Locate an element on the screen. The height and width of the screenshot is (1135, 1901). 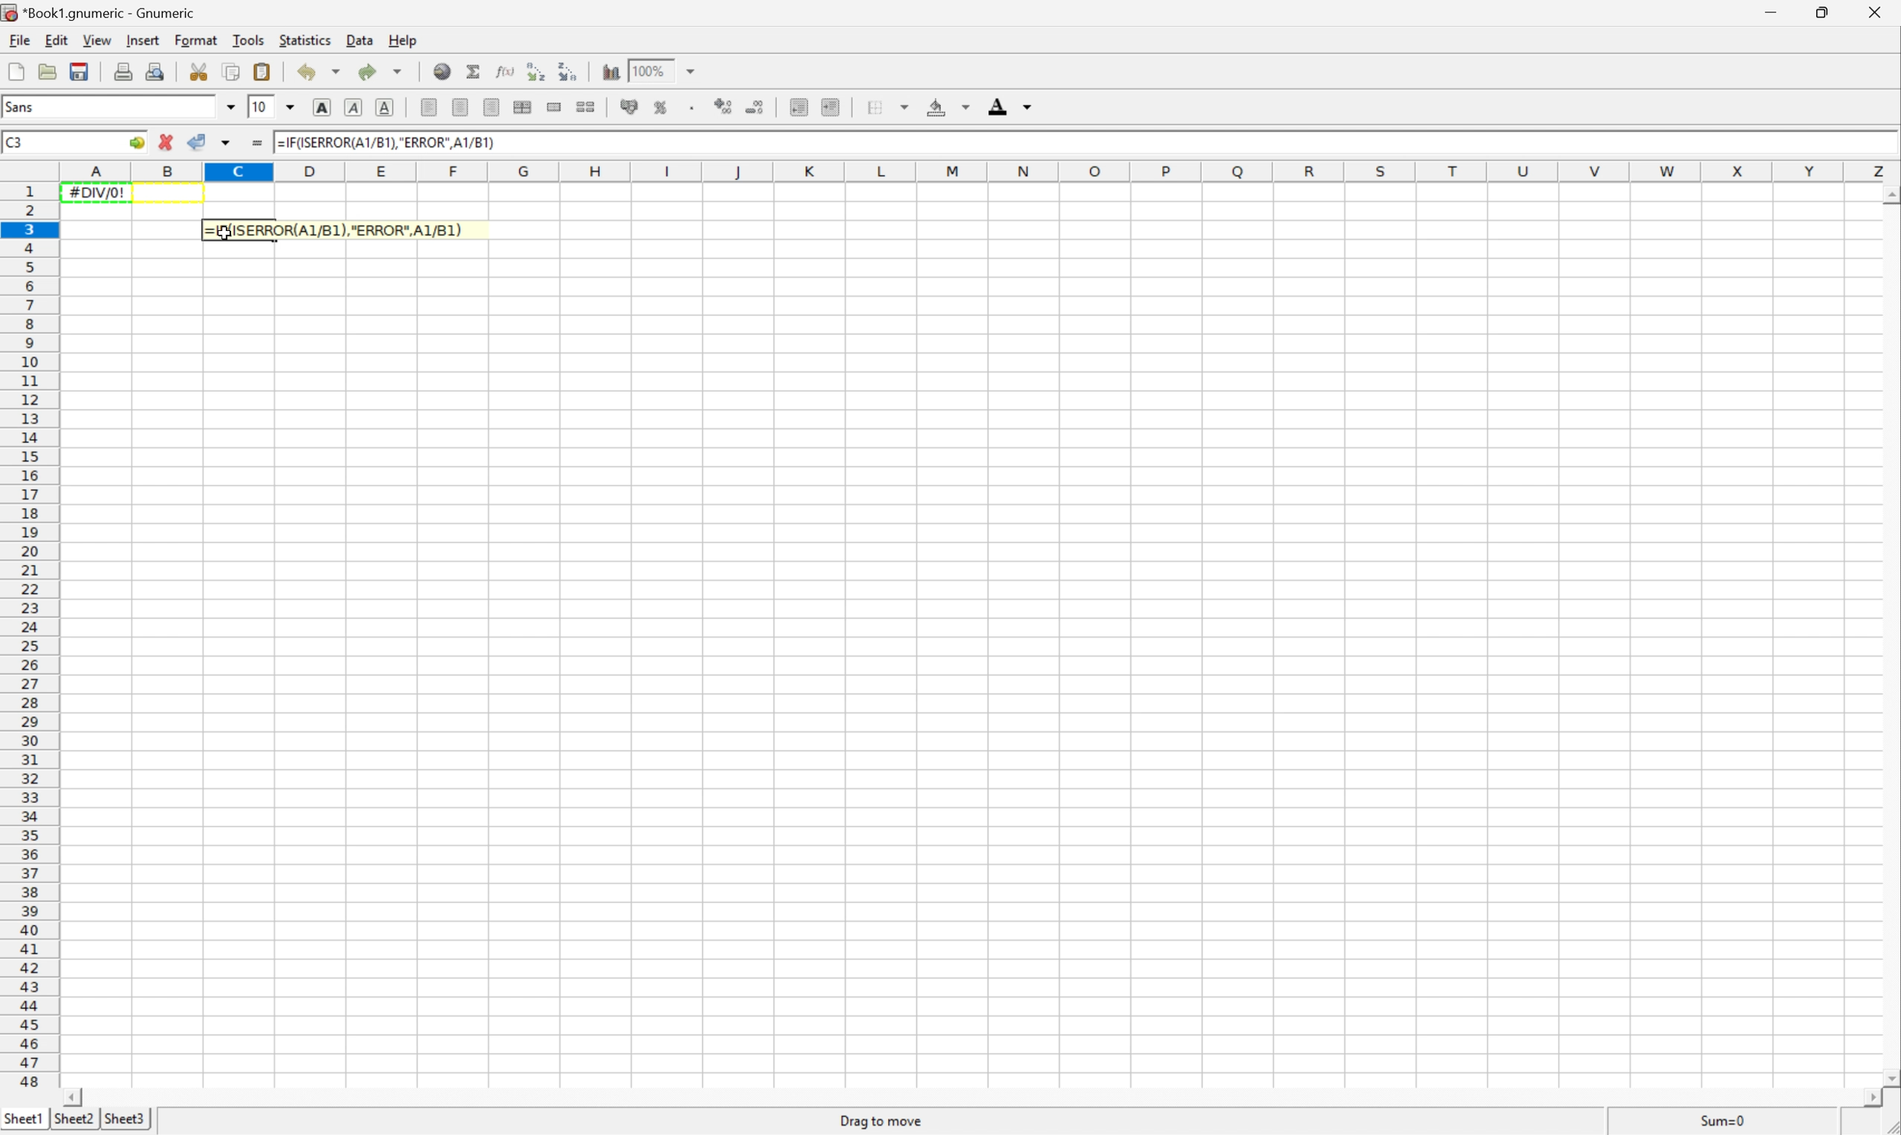
 Go to... is located at coordinates (137, 142).